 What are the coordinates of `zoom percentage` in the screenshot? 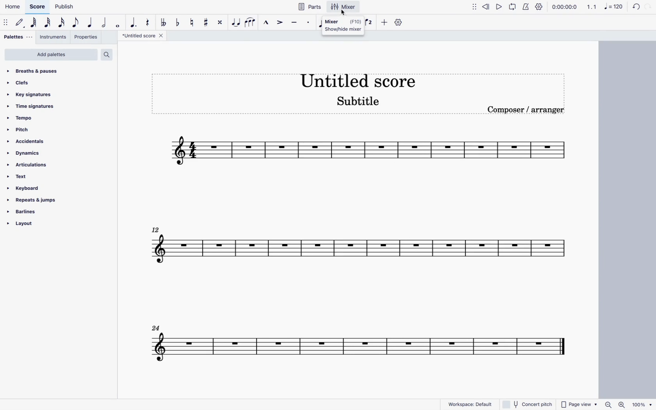 It's located at (643, 403).